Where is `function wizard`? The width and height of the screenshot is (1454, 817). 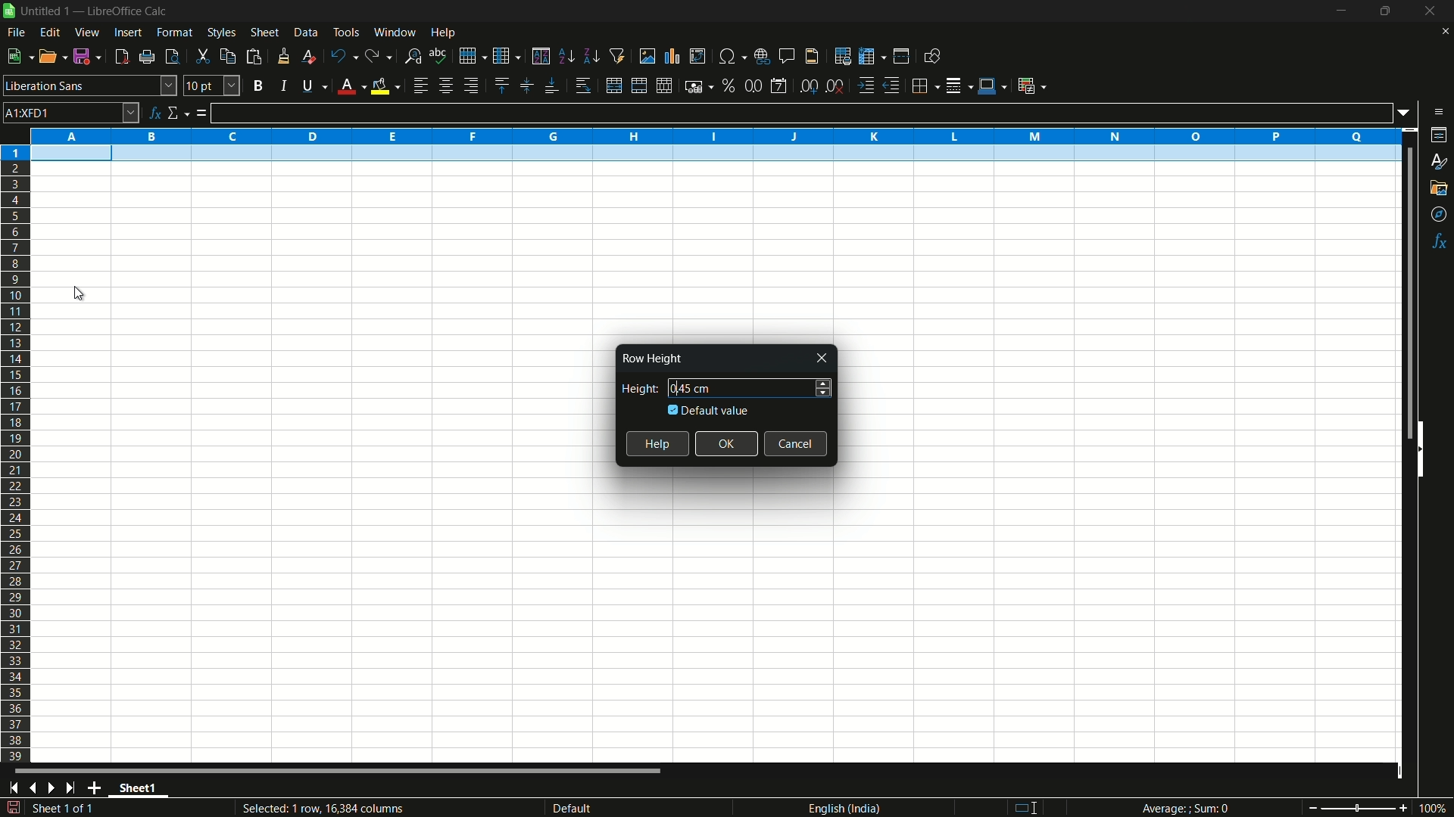 function wizard is located at coordinates (154, 113).